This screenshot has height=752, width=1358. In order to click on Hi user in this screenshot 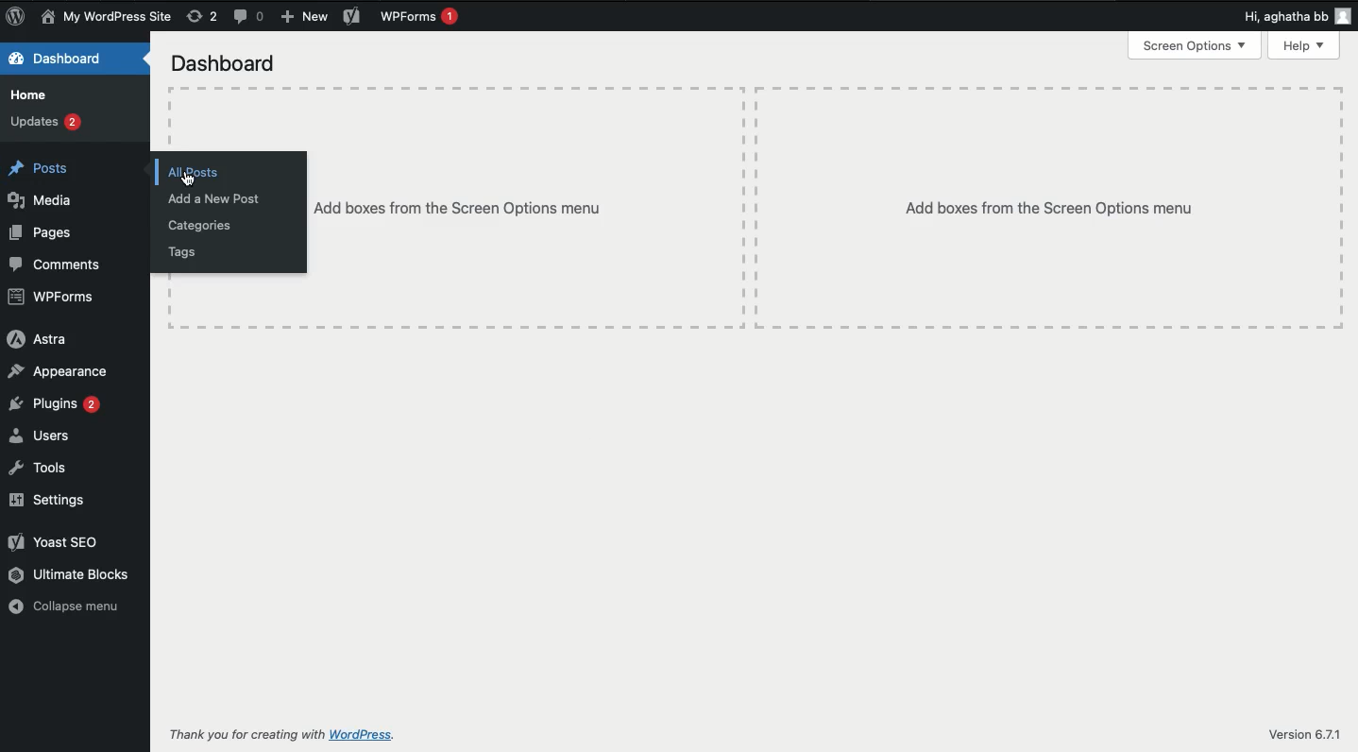, I will do `click(1294, 16)`.